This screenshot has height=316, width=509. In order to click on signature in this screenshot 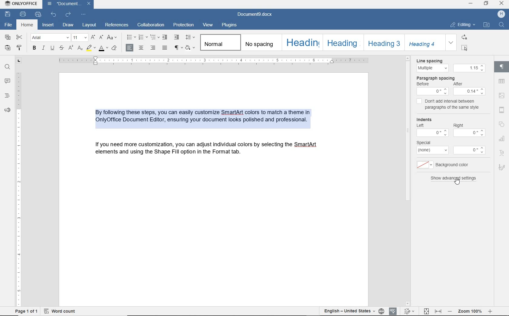, I will do `click(501, 168)`.